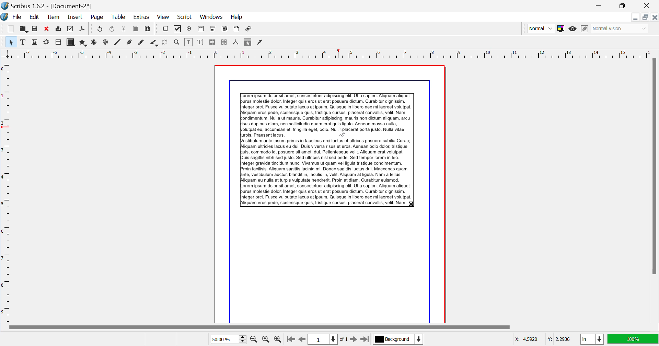 The image size is (659, 346). What do you see at coordinates (33, 17) in the screenshot?
I see `Edit` at bounding box center [33, 17].